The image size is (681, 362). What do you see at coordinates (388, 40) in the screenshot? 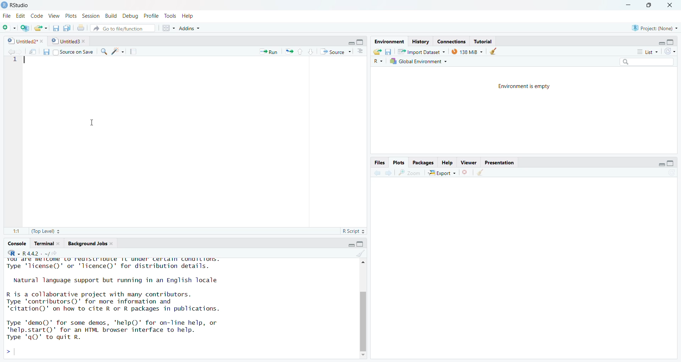
I see `[rr S—` at bounding box center [388, 40].